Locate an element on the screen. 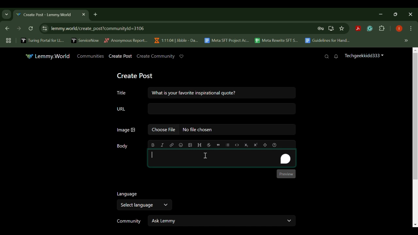 The height and width of the screenshot is (235, 418). Options is located at coordinates (411, 29).